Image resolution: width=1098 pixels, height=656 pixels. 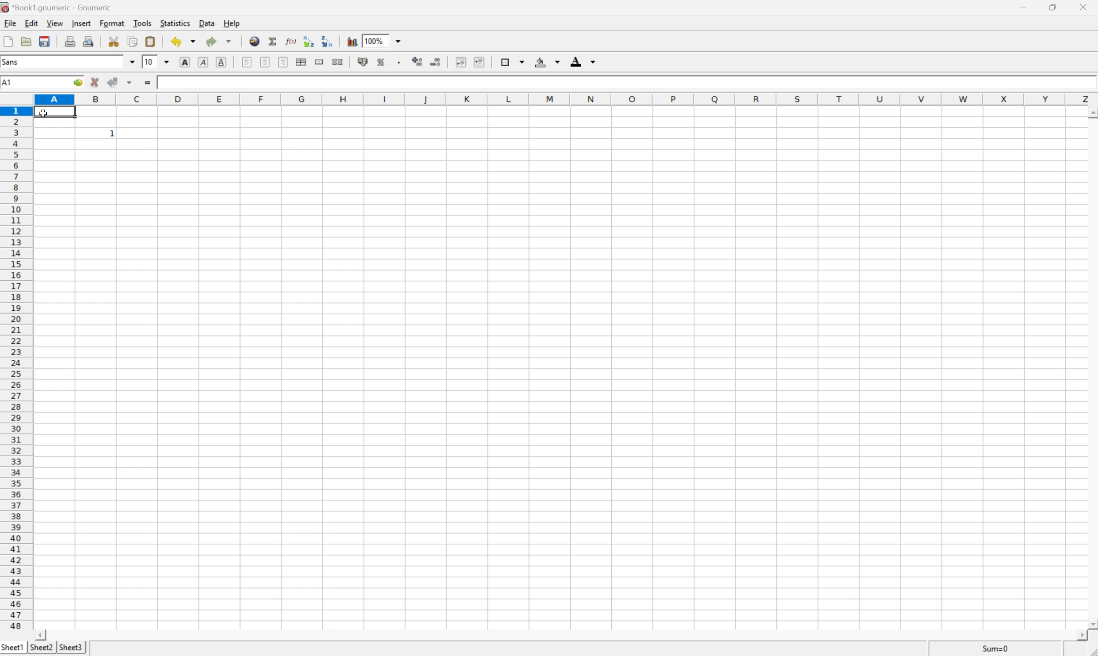 What do you see at coordinates (329, 41) in the screenshot?
I see `sort the selected region in descending order based on the first column selected ` at bounding box center [329, 41].